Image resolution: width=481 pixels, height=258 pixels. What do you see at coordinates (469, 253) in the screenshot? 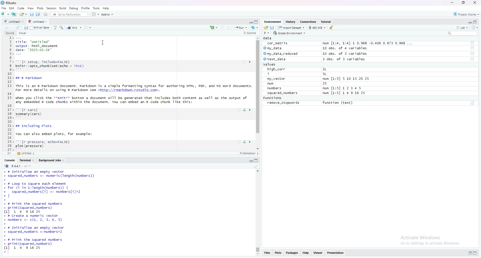
I see `minimize` at bounding box center [469, 253].